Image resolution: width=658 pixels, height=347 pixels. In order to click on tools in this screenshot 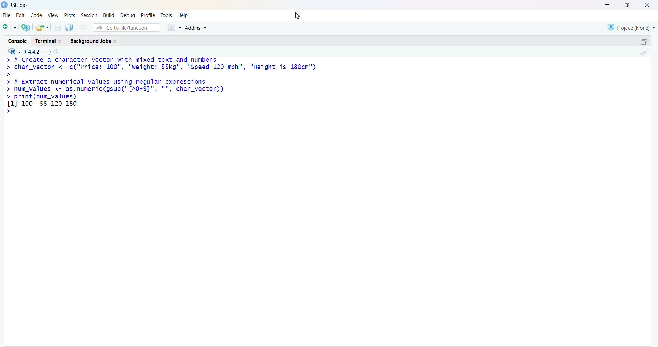, I will do `click(167, 15)`.